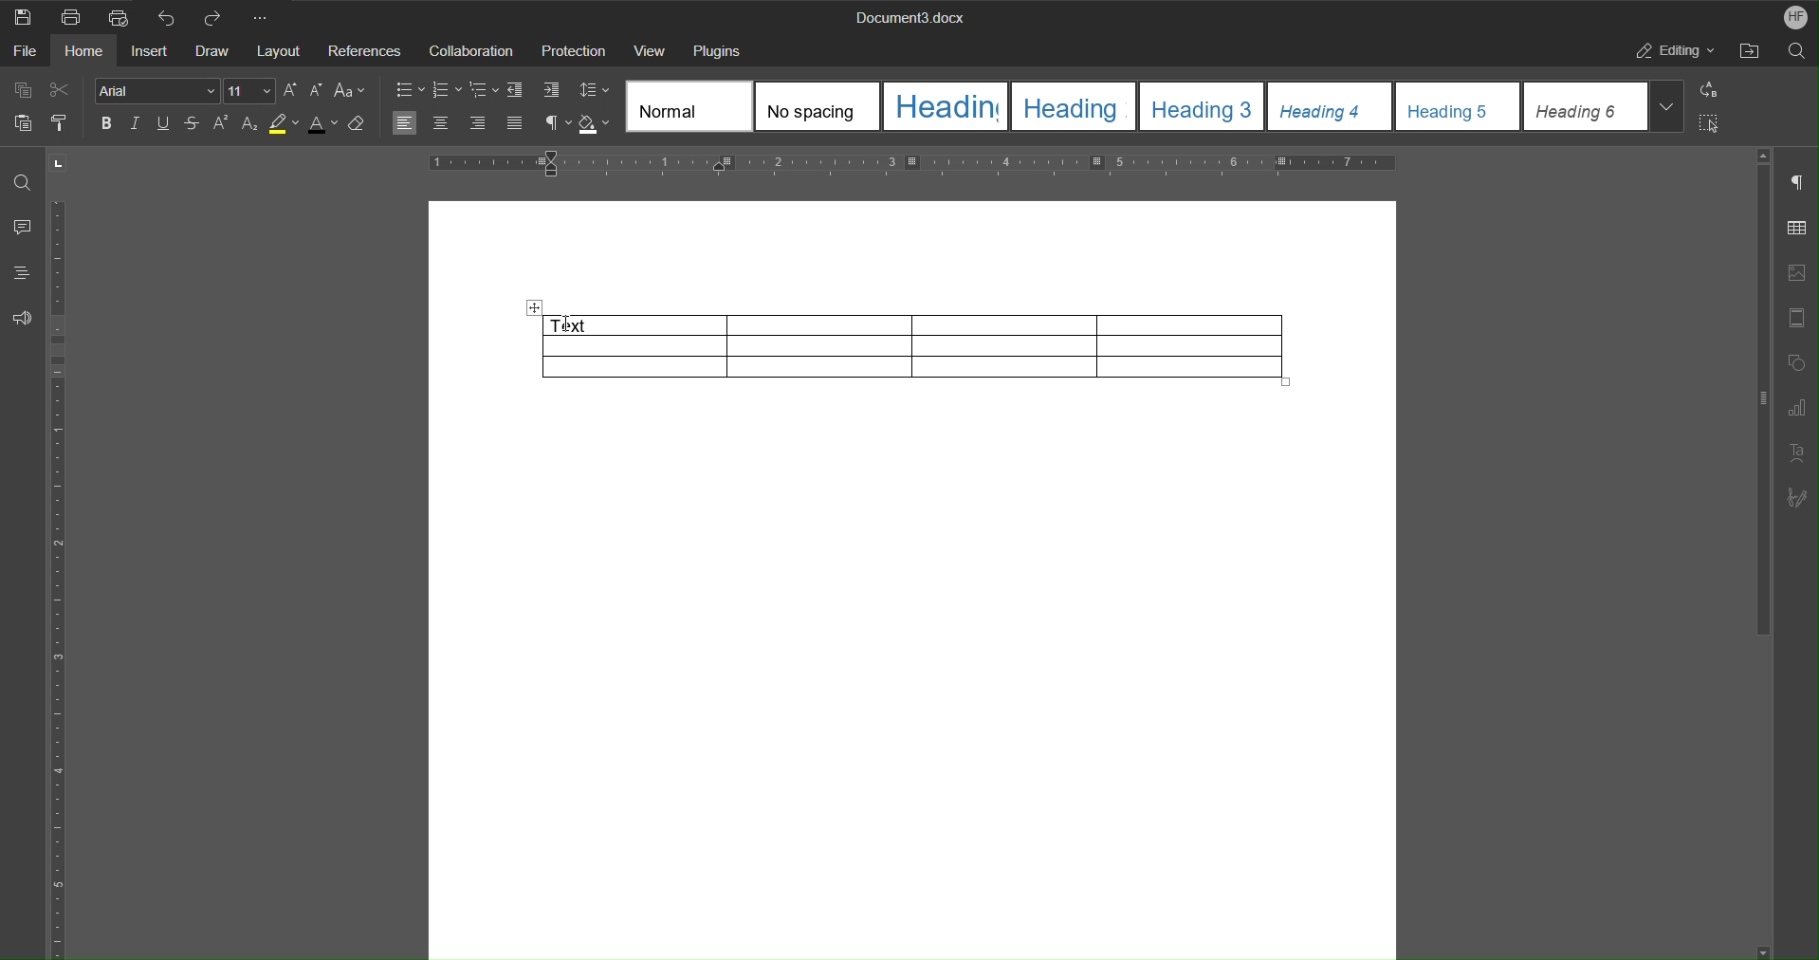 This screenshot has width=1819, height=960. What do you see at coordinates (903, 345) in the screenshot?
I see `Table` at bounding box center [903, 345].